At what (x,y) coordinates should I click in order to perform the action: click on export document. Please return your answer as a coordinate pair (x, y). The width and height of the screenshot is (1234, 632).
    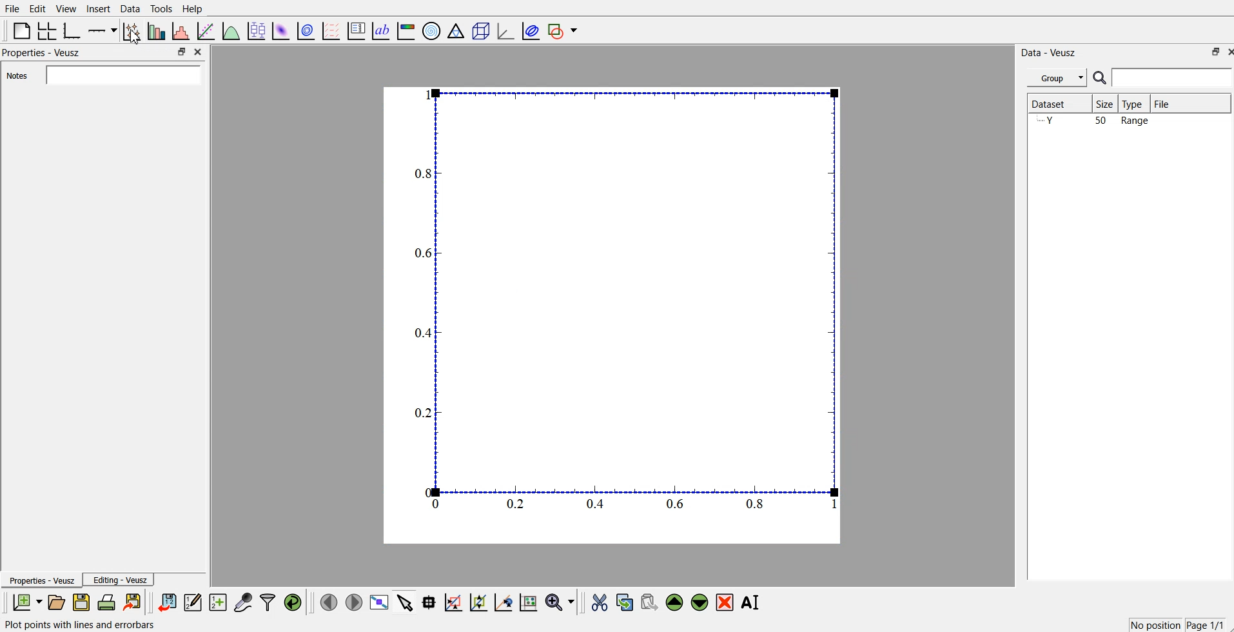
    Looking at the image, I should click on (133, 603).